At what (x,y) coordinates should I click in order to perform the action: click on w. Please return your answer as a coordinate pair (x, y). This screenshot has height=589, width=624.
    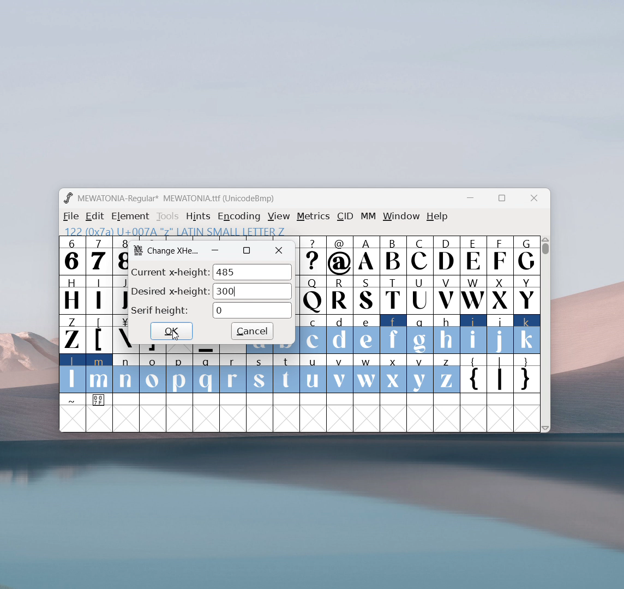
    Looking at the image, I should click on (367, 374).